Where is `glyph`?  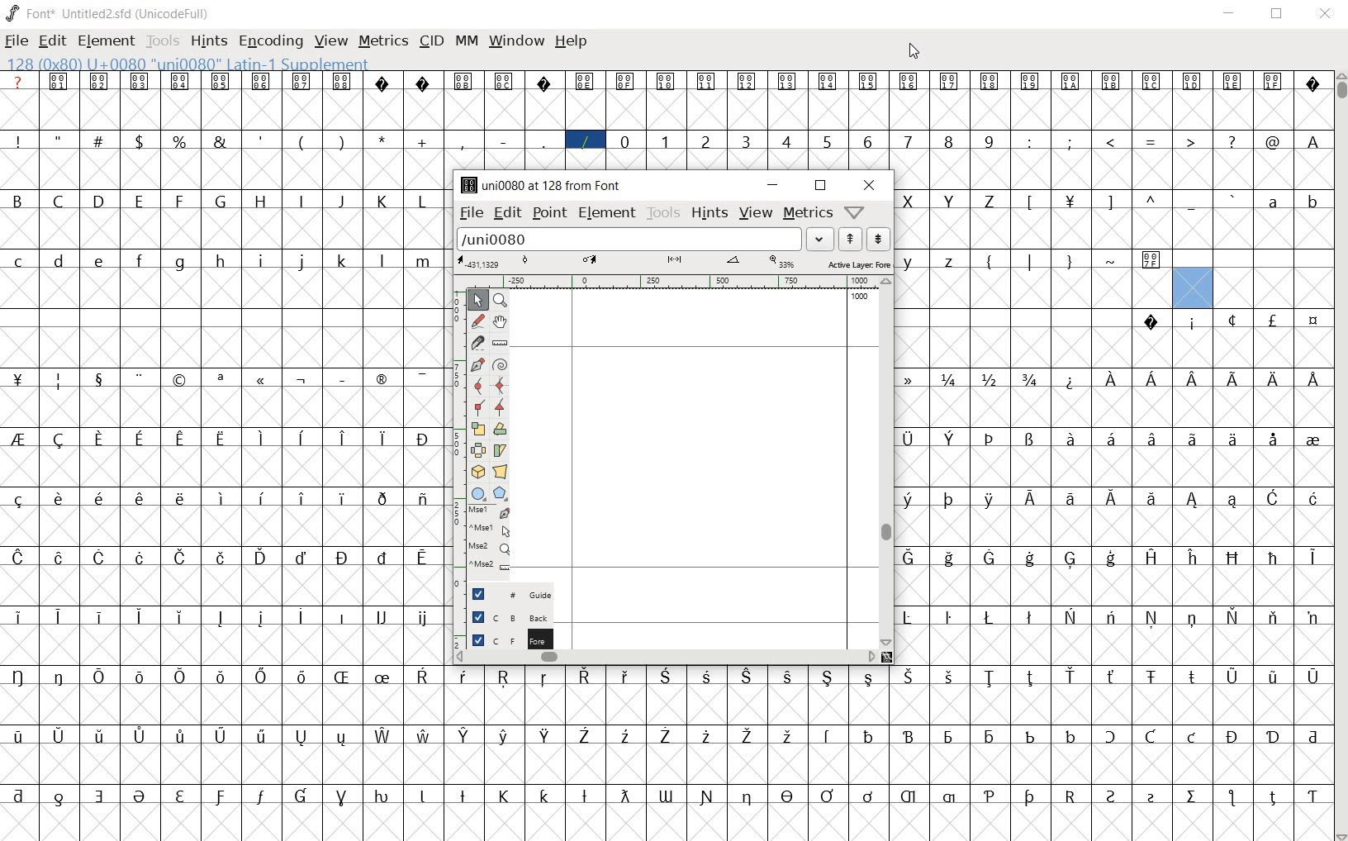
glyph is located at coordinates (546, 735).